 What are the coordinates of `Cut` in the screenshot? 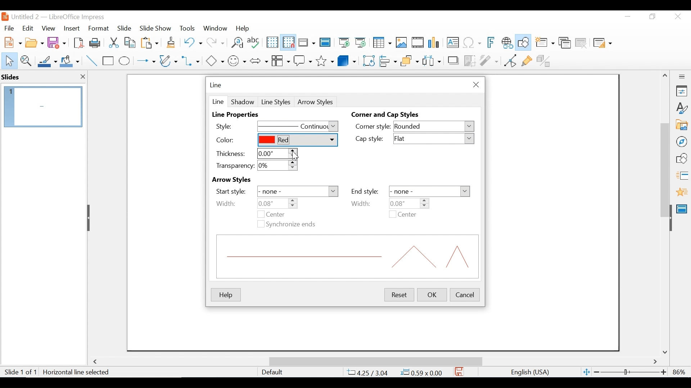 It's located at (113, 42).